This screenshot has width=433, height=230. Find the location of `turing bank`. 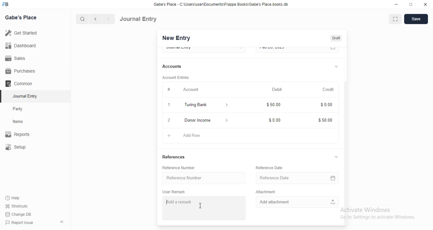

turing bank is located at coordinates (205, 106).